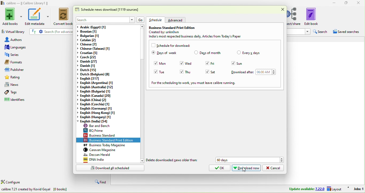 The image size is (365, 193). Describe the element at coordinates (239, 52) in the screenshot. I see `Checkbox` at that location.